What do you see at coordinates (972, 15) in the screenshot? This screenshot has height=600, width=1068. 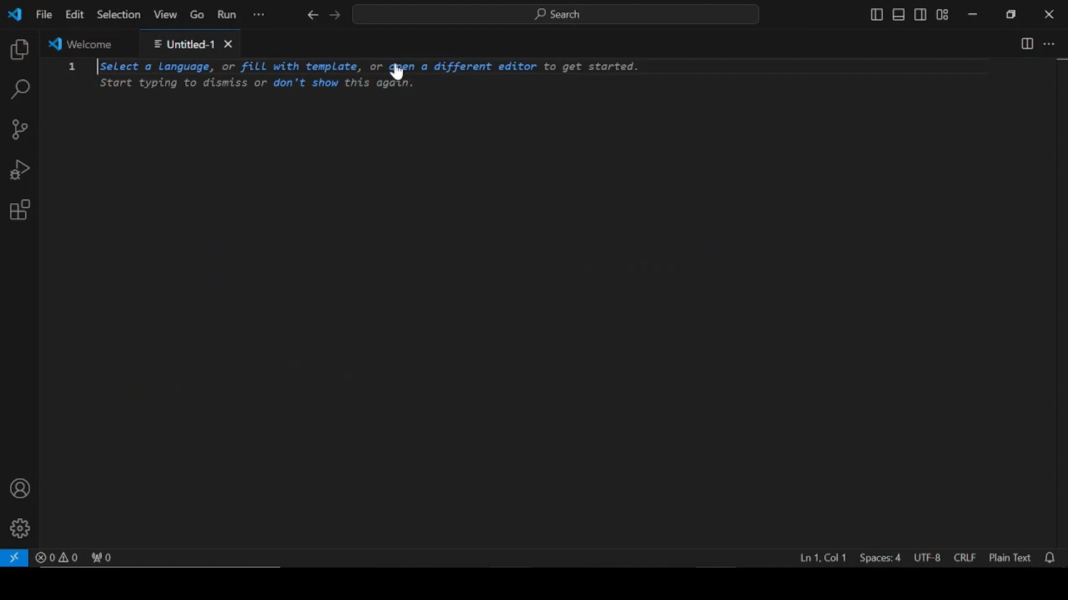 I see `minimize` at bounding box center [972, 15].